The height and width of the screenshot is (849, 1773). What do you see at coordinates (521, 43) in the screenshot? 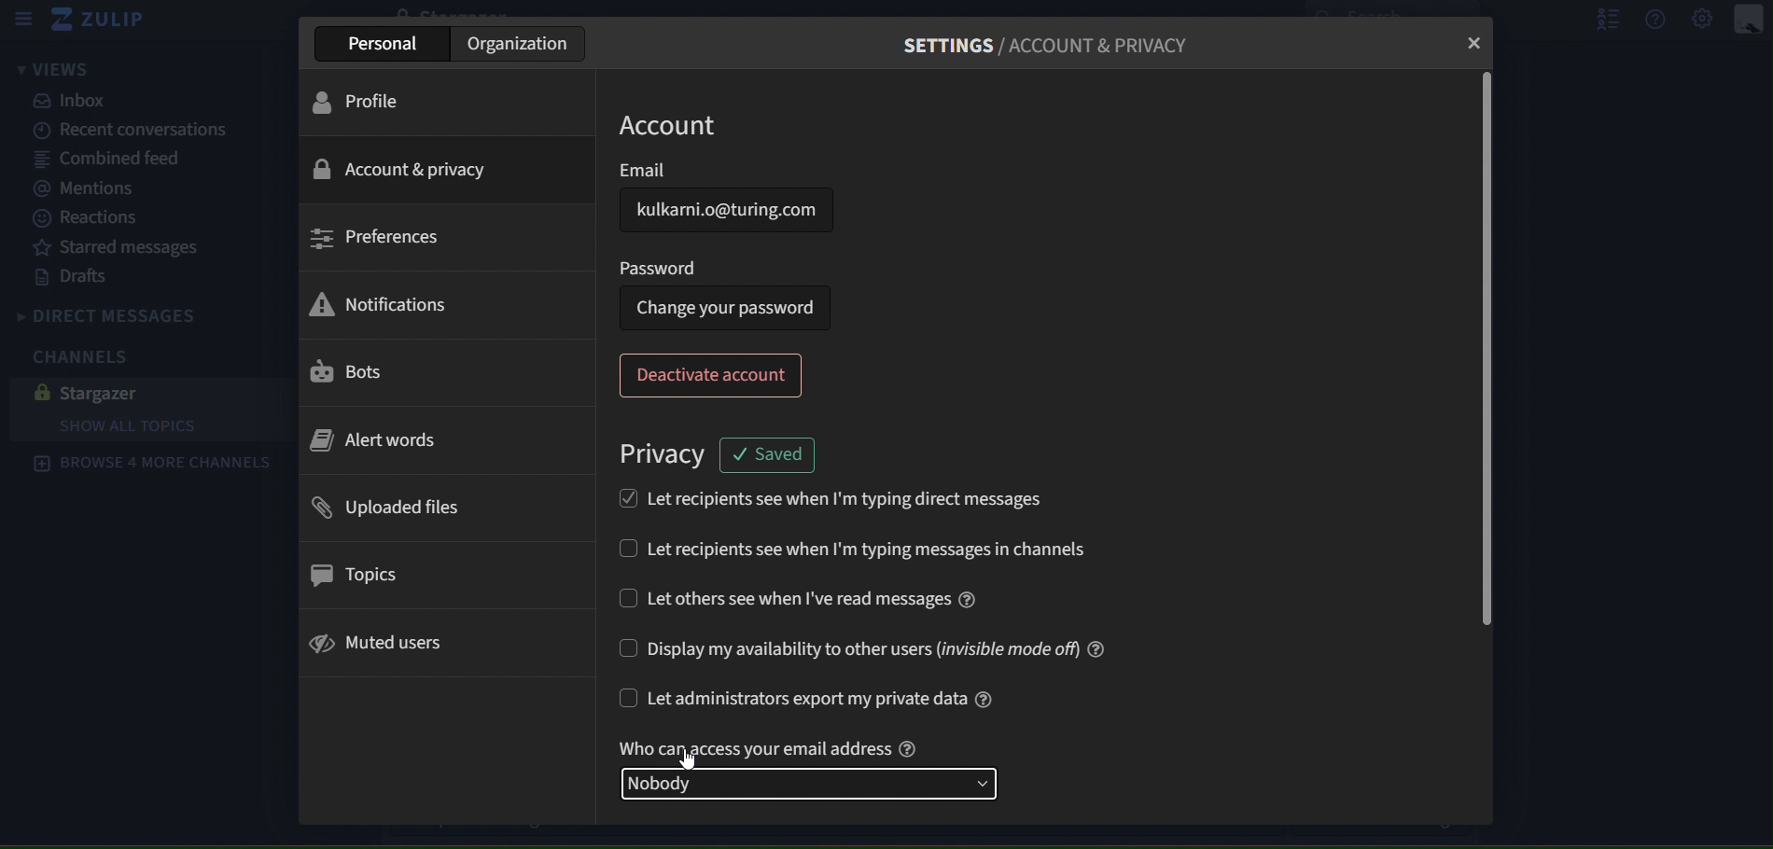
I see `organization` at bounding box center [521, 43].